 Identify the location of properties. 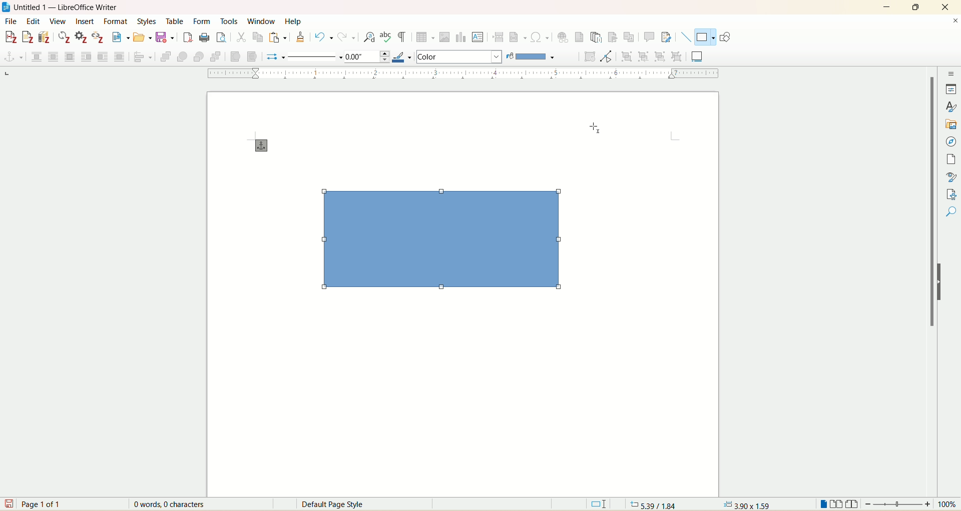
(951, 89).